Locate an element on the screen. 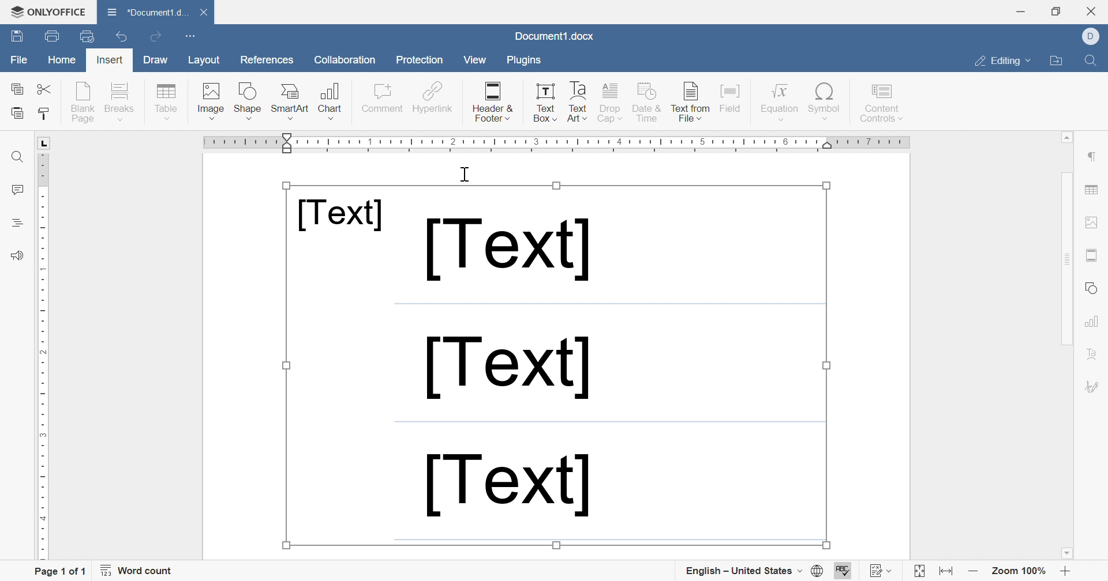 The height and width of the screenshot is (581, 1108). [Text] is located at coordinates (340, 214).